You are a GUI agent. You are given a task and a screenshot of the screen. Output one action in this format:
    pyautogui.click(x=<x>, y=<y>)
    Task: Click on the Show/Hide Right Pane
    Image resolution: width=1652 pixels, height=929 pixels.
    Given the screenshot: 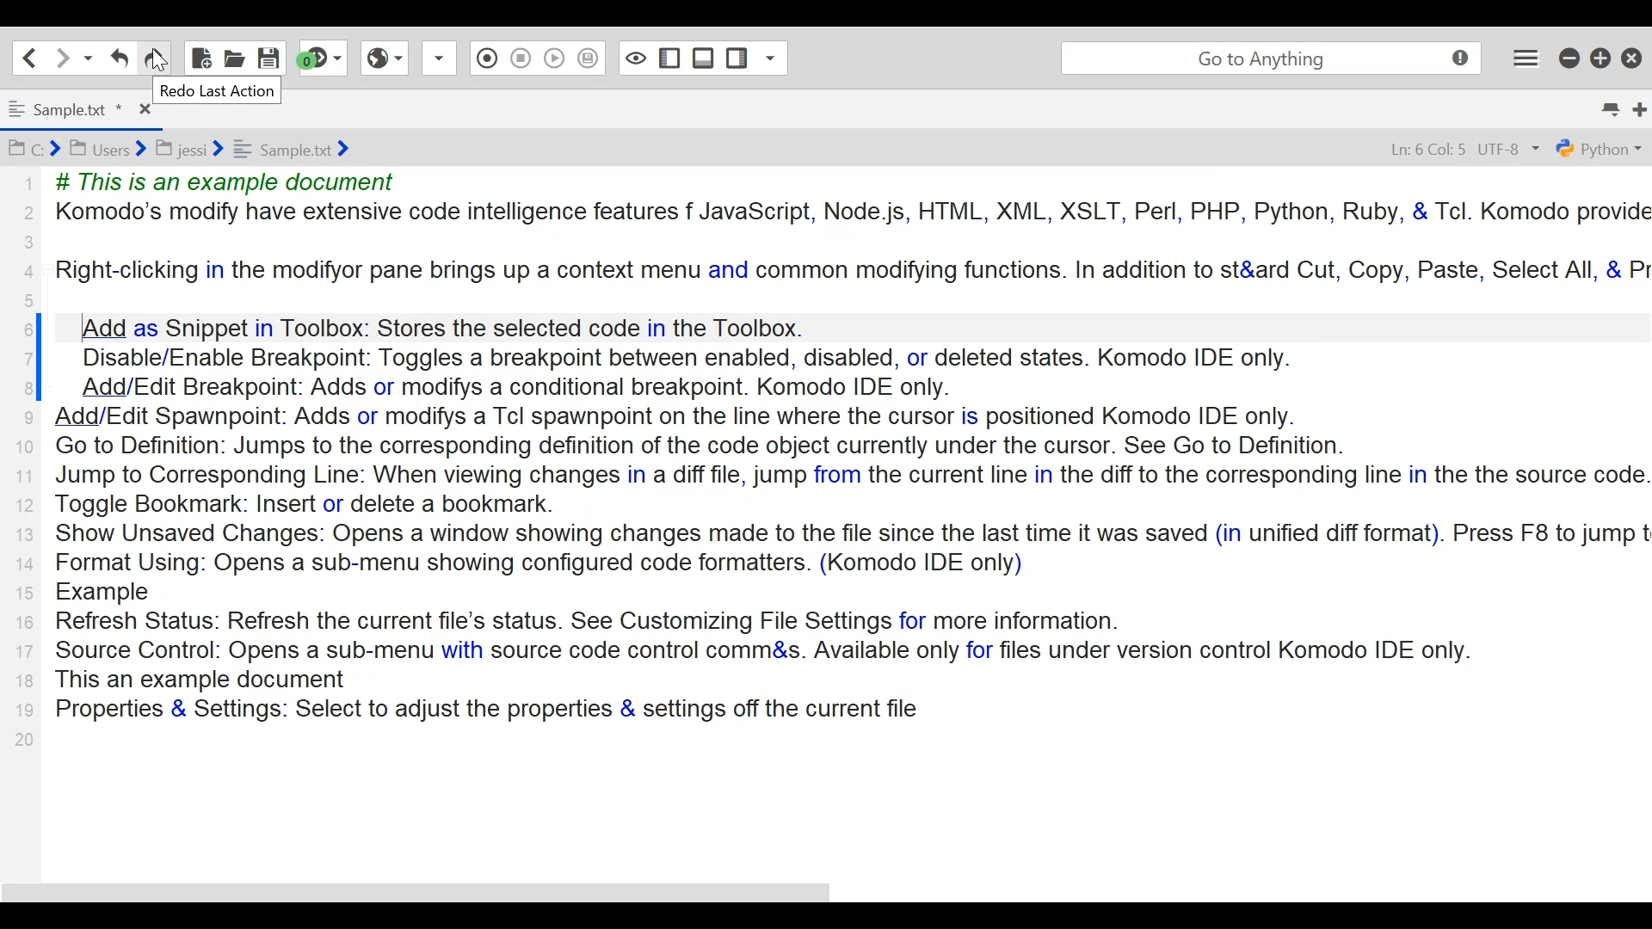 What is the action you would take?
    pyautogui.click(x=737, y=57)
    